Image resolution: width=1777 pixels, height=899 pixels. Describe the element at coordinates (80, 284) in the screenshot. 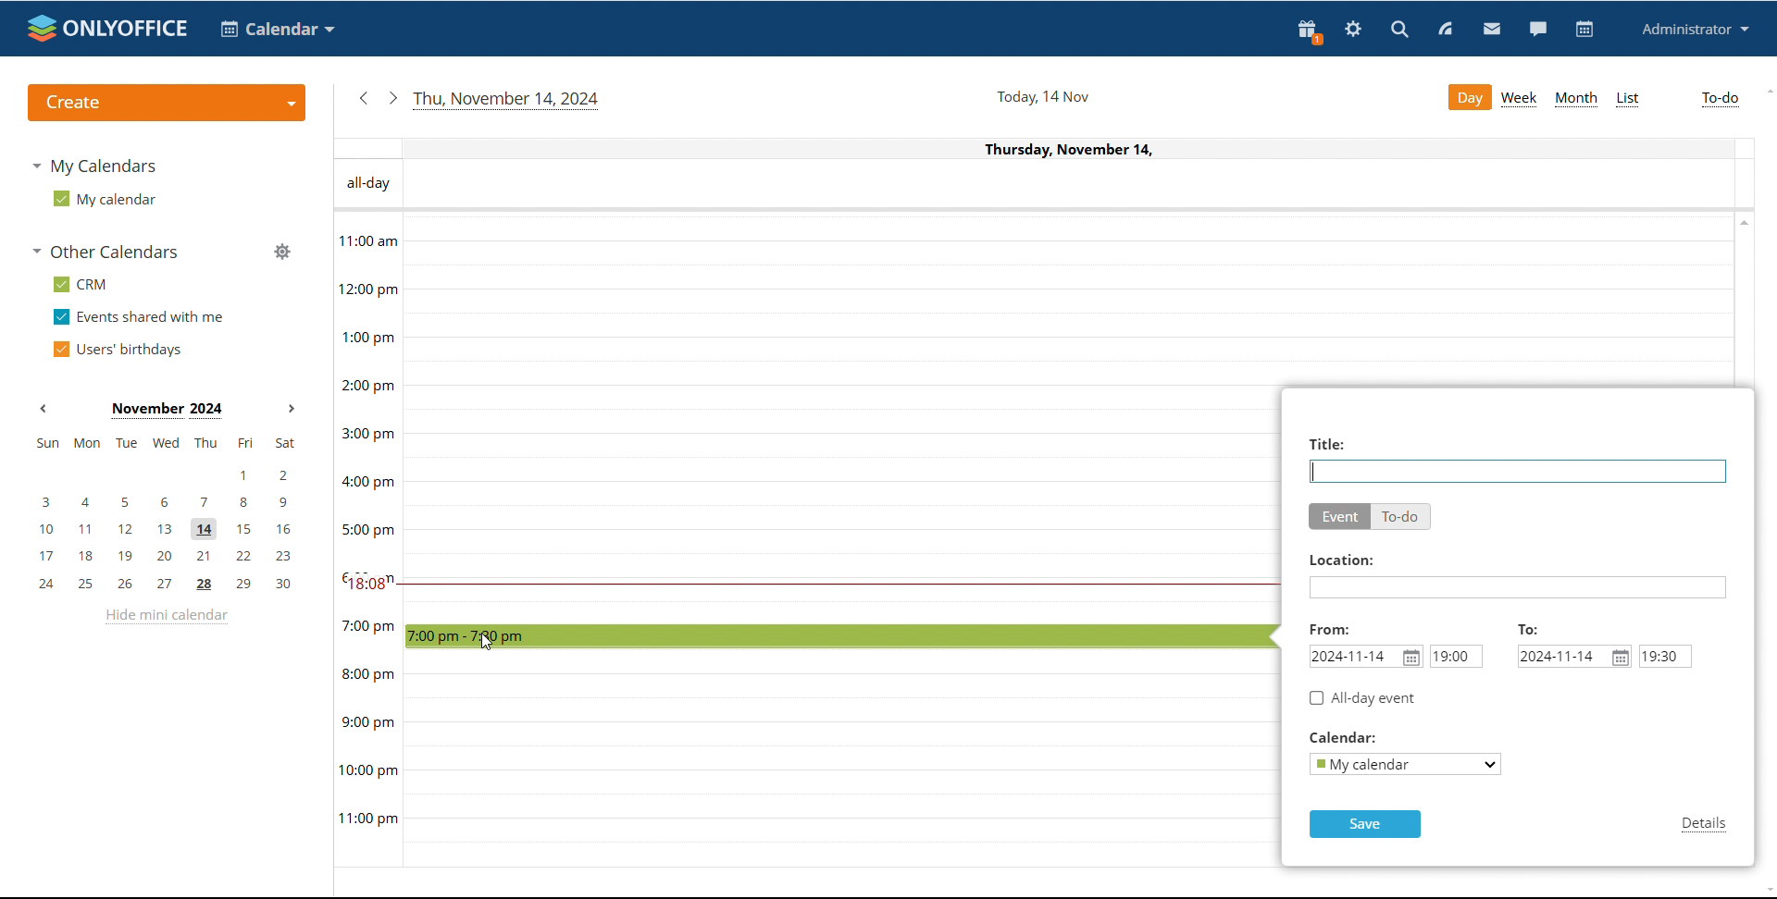

I see `crm` at that location.